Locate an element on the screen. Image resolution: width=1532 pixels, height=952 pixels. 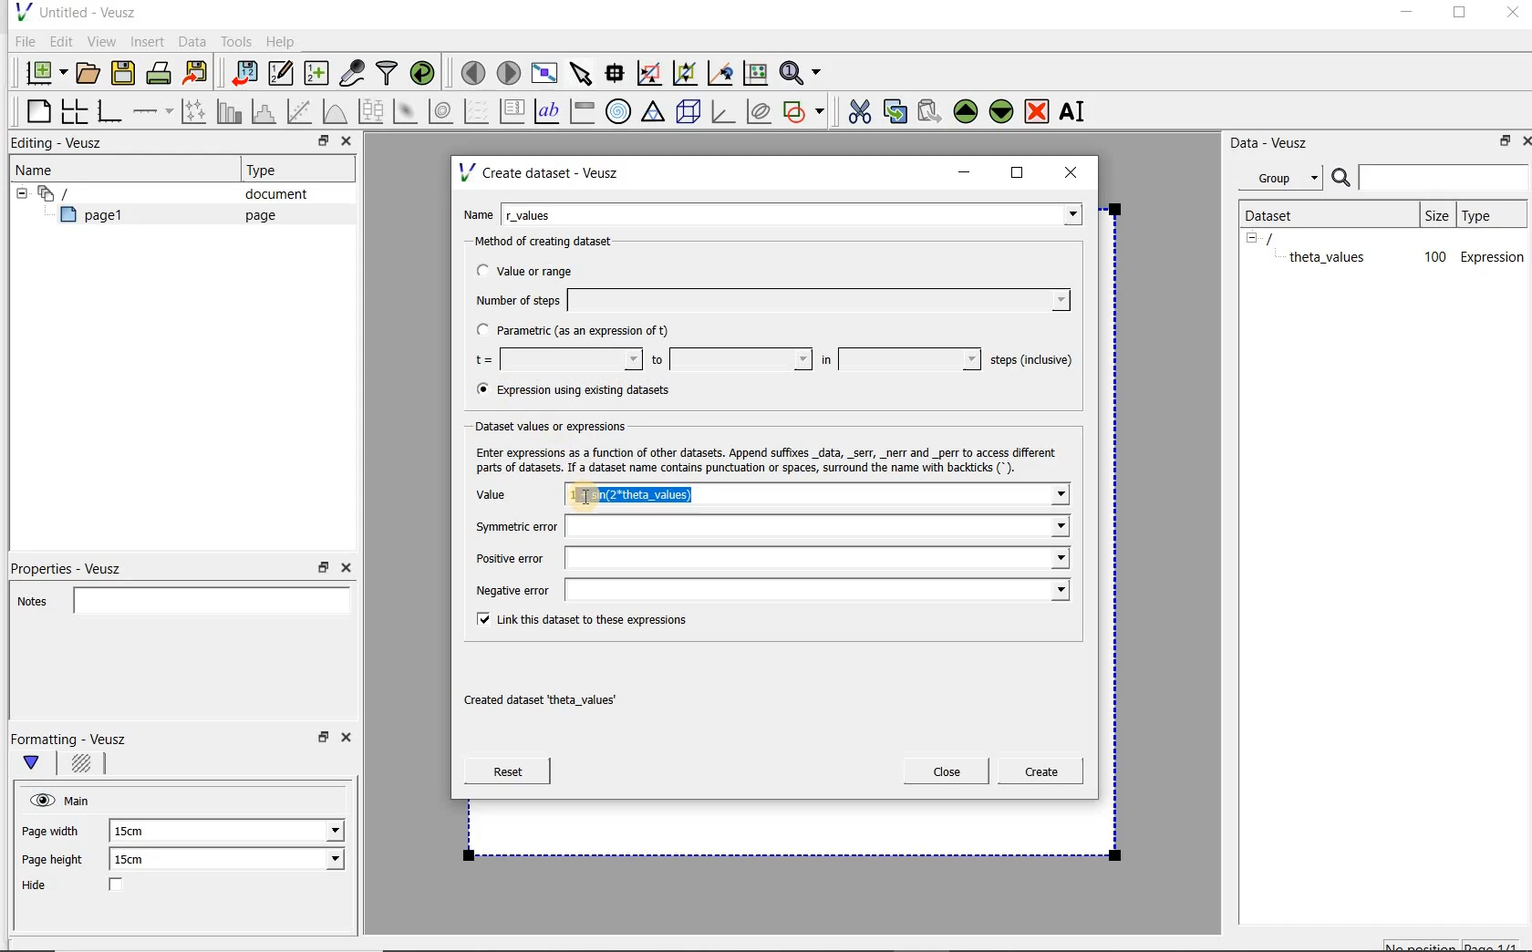
Formatting - Veusz is located at coordinates (71, 739).